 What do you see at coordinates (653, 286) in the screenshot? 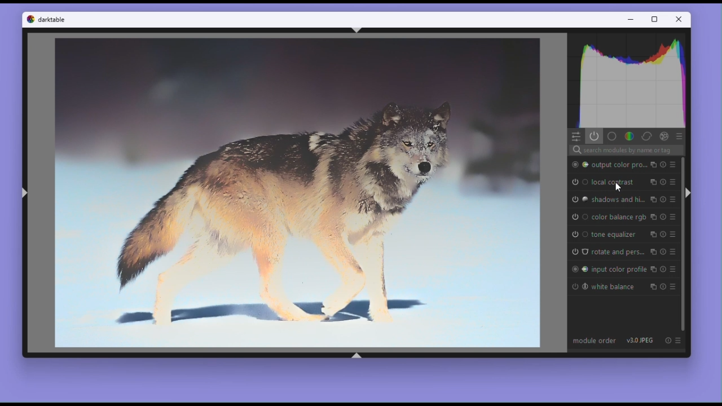
I see `Multiple instance actions` at bounding box center [653, 286].